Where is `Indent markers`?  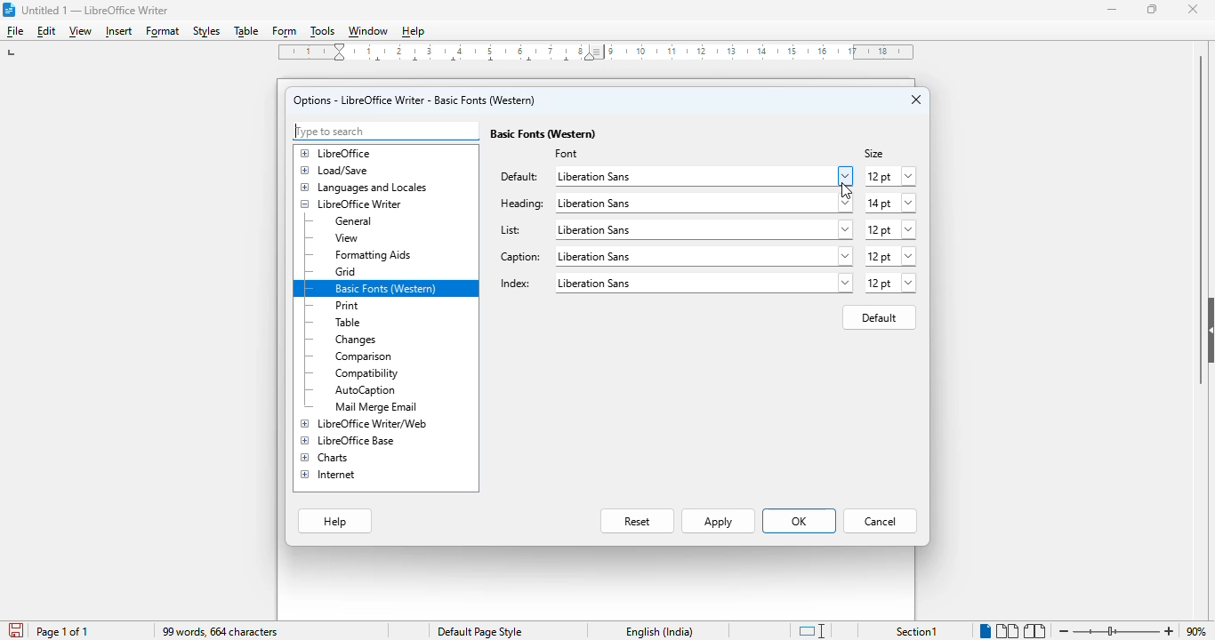 Indent markers is located at coordinates (340, 52).